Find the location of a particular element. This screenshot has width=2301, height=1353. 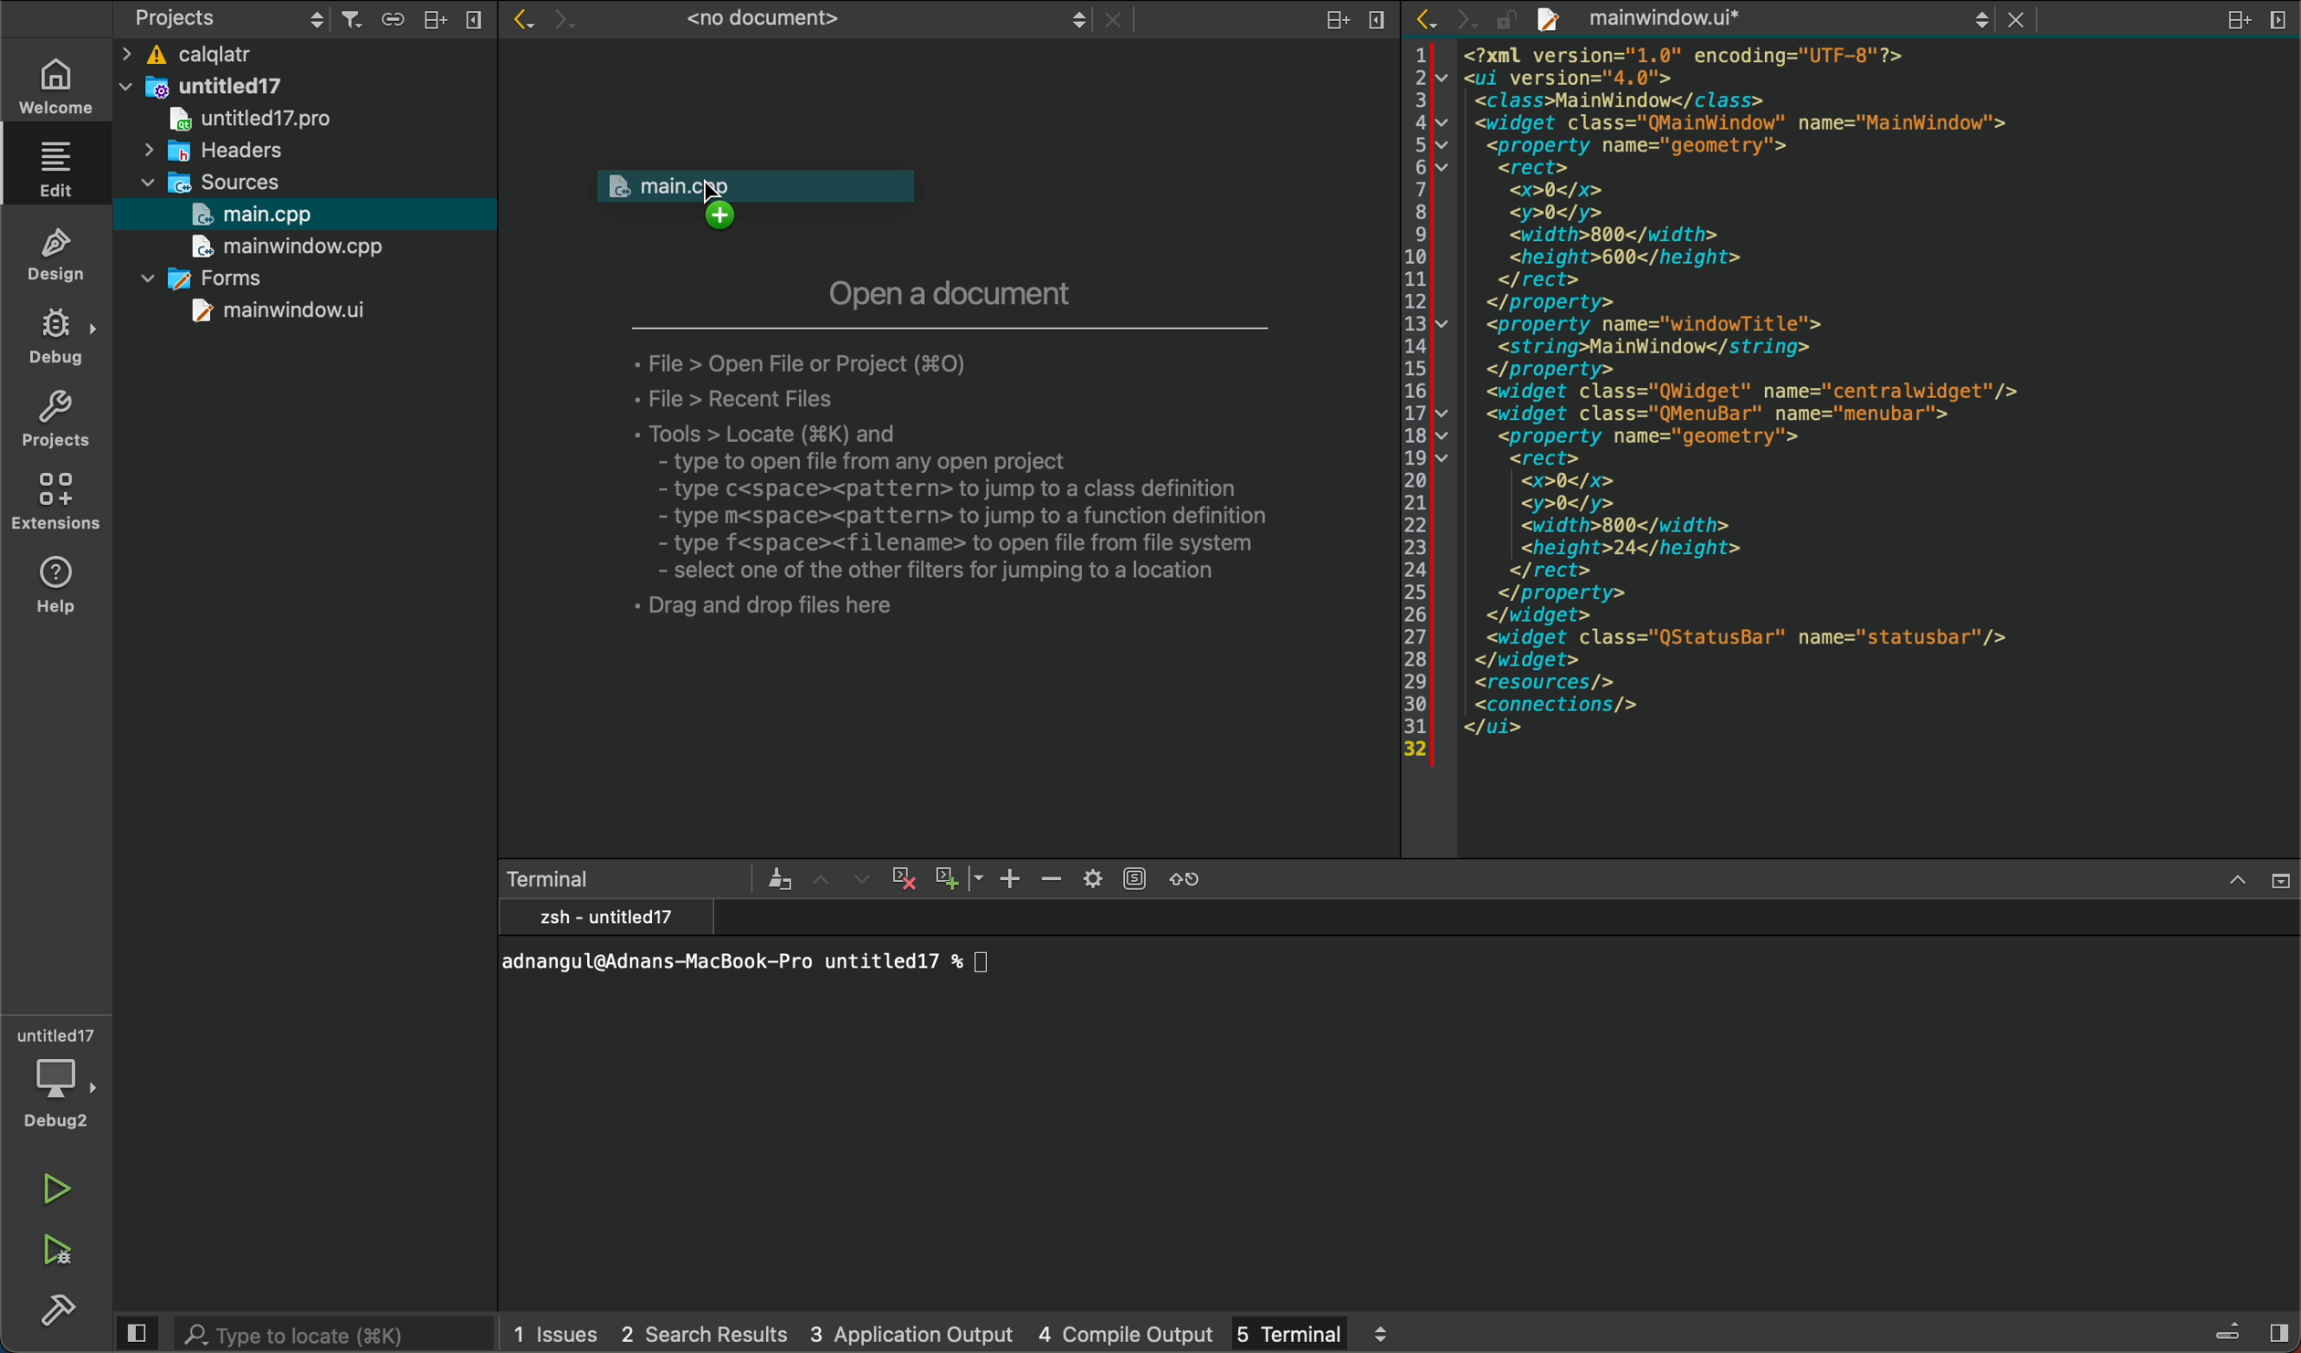

search is located at coordinates (339, 1333).